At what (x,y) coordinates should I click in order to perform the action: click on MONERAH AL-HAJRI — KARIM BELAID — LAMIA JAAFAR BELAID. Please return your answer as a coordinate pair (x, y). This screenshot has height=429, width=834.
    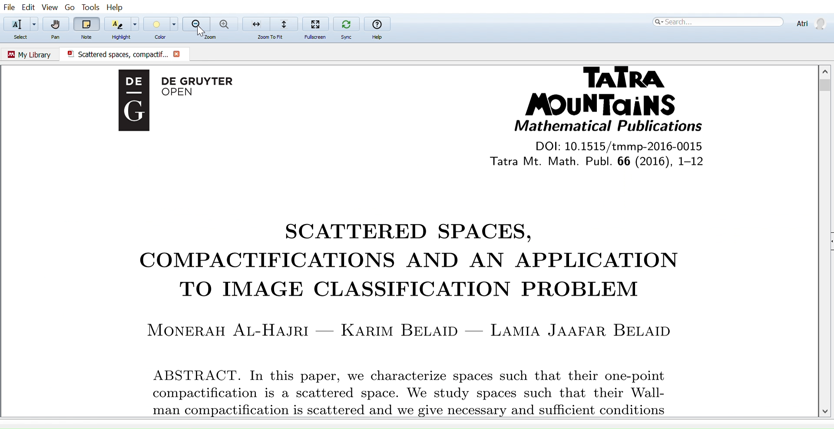
    Looking at the image, I should click on (408, 330).